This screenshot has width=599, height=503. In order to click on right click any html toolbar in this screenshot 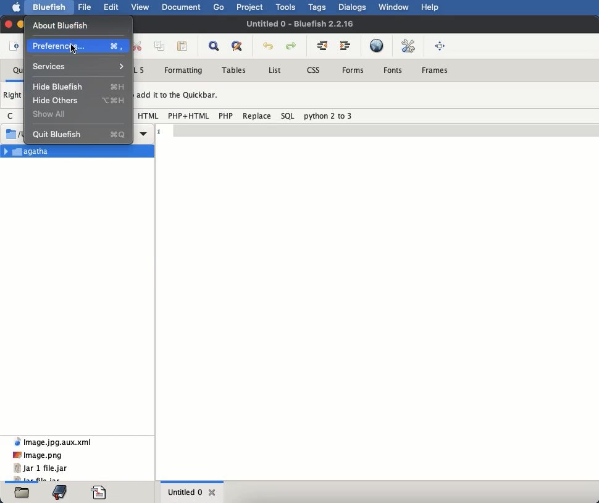, I will do `click(14, 96)`.